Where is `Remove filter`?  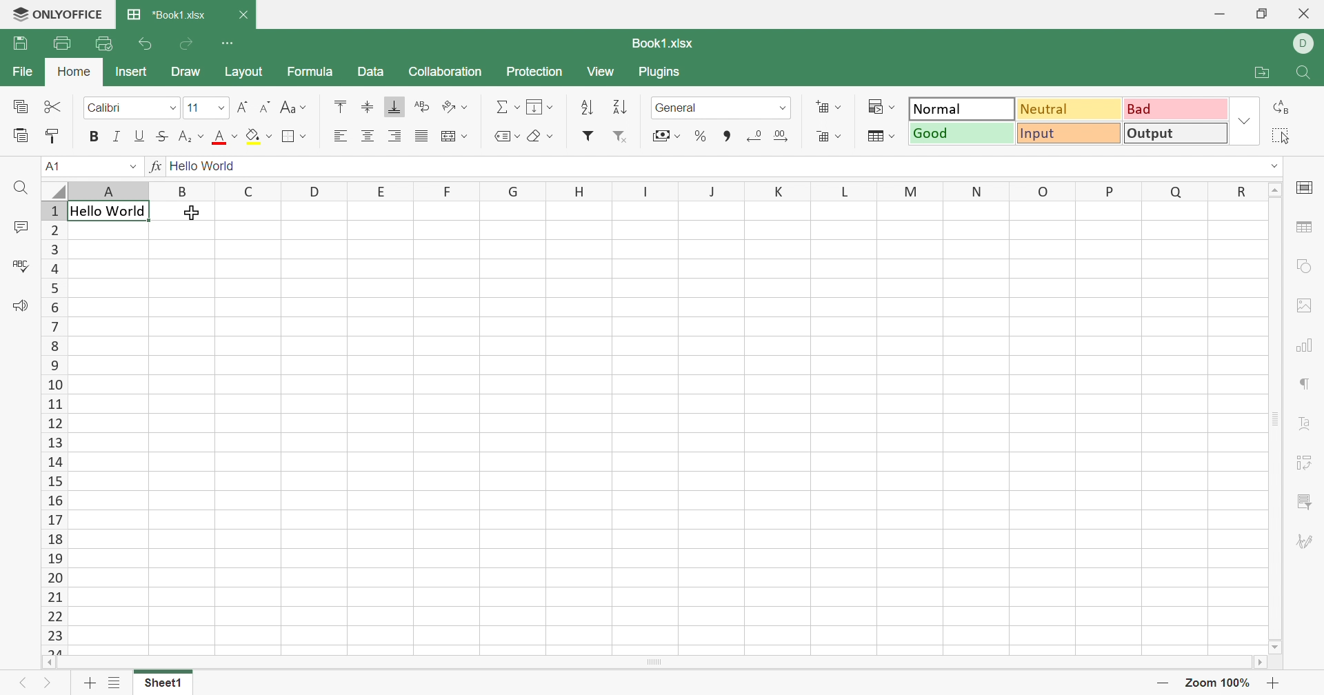 Remove filter is located at coordinates (620, 139).